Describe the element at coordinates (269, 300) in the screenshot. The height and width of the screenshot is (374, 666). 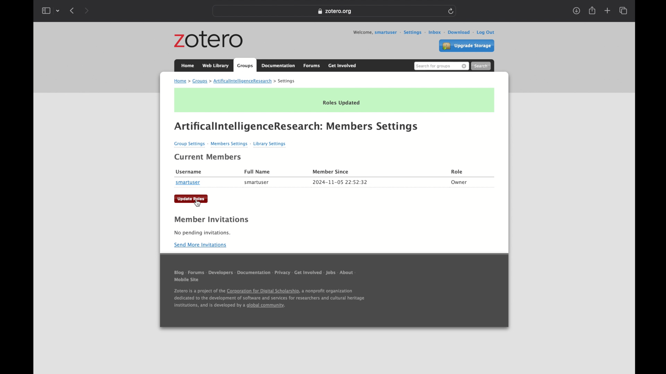
I see `footnote` at that location.